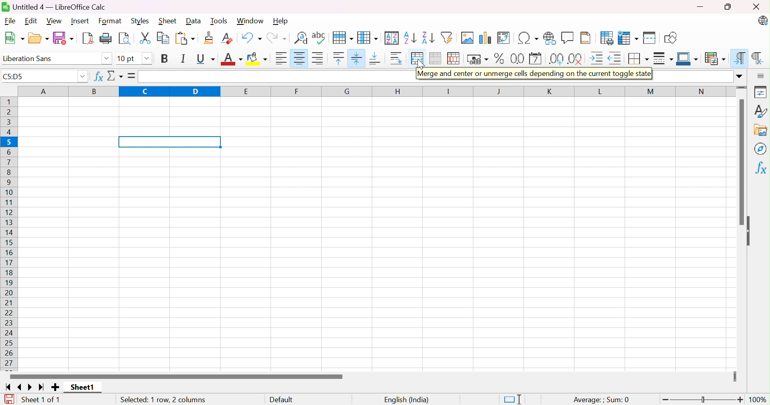  What do you see at coordinates (527, 38) in the screenshot?
I see `Insert Special Characters` at bounding box center [527, 38].